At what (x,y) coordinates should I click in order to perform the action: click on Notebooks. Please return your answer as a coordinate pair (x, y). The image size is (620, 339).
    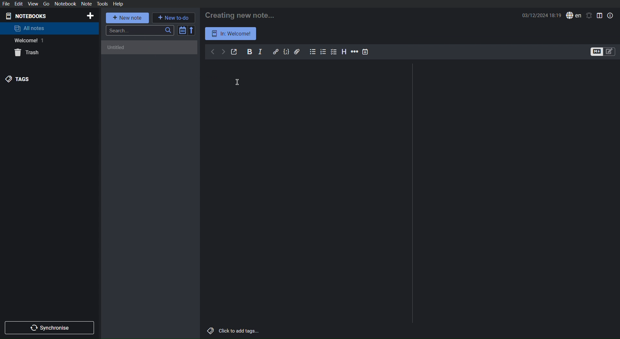
    Looking at the image, I should click on (29, 15).